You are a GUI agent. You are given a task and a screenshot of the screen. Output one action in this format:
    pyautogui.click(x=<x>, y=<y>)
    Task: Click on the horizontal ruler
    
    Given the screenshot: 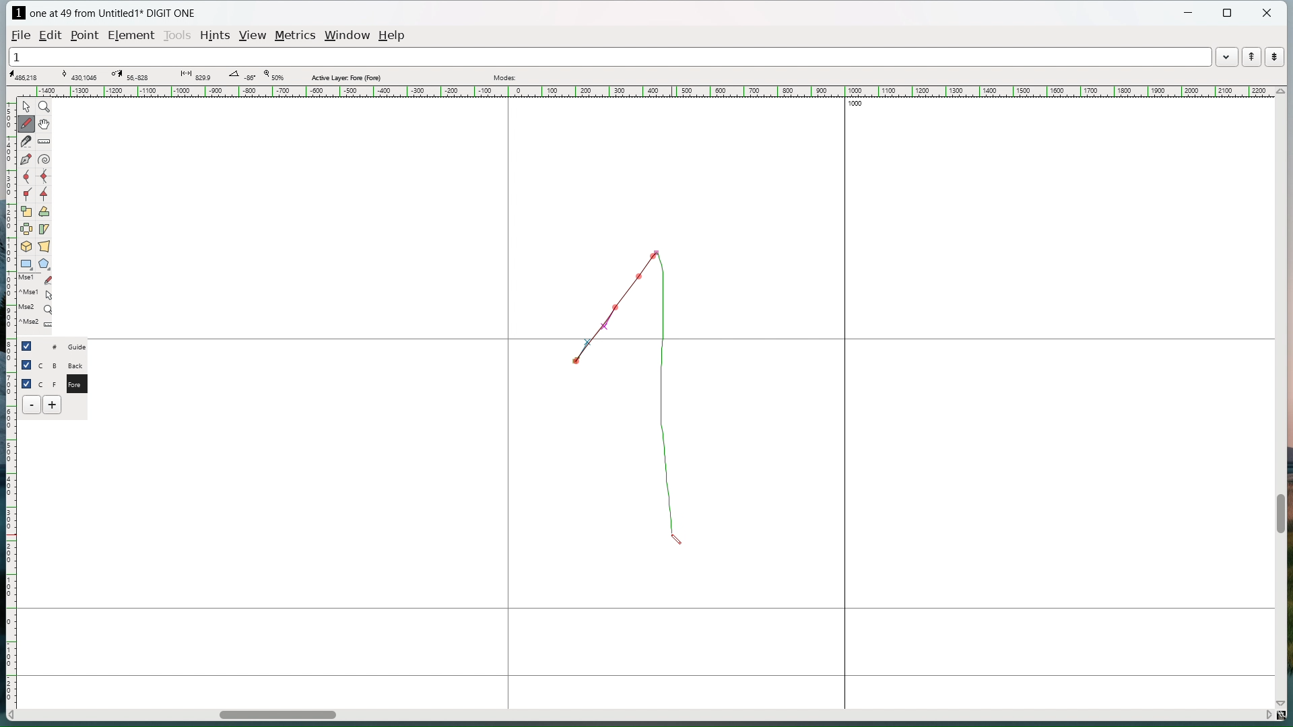 What is the action you would take?
    pyautogui.click(x=644, y=92)
    